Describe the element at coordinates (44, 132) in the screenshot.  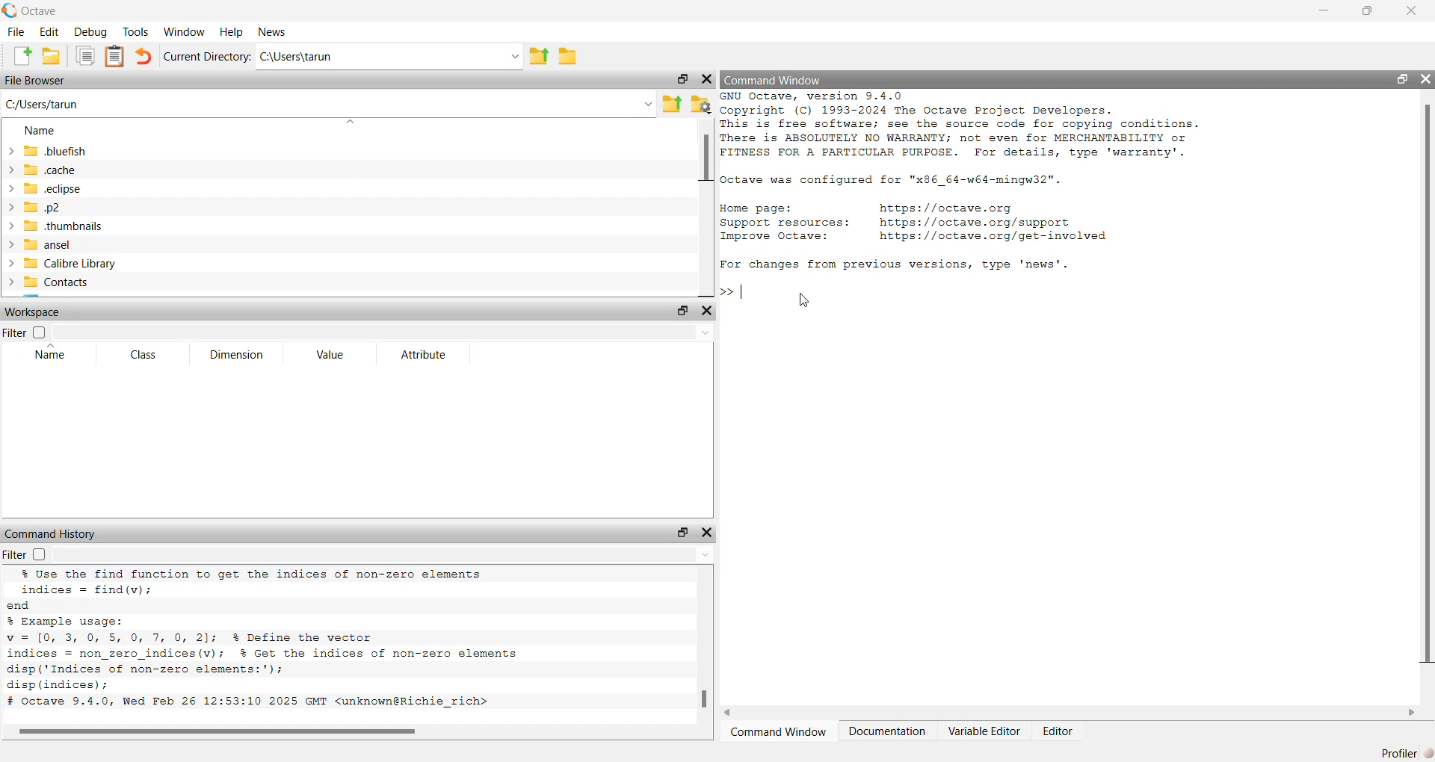
I see `Name` at that location.